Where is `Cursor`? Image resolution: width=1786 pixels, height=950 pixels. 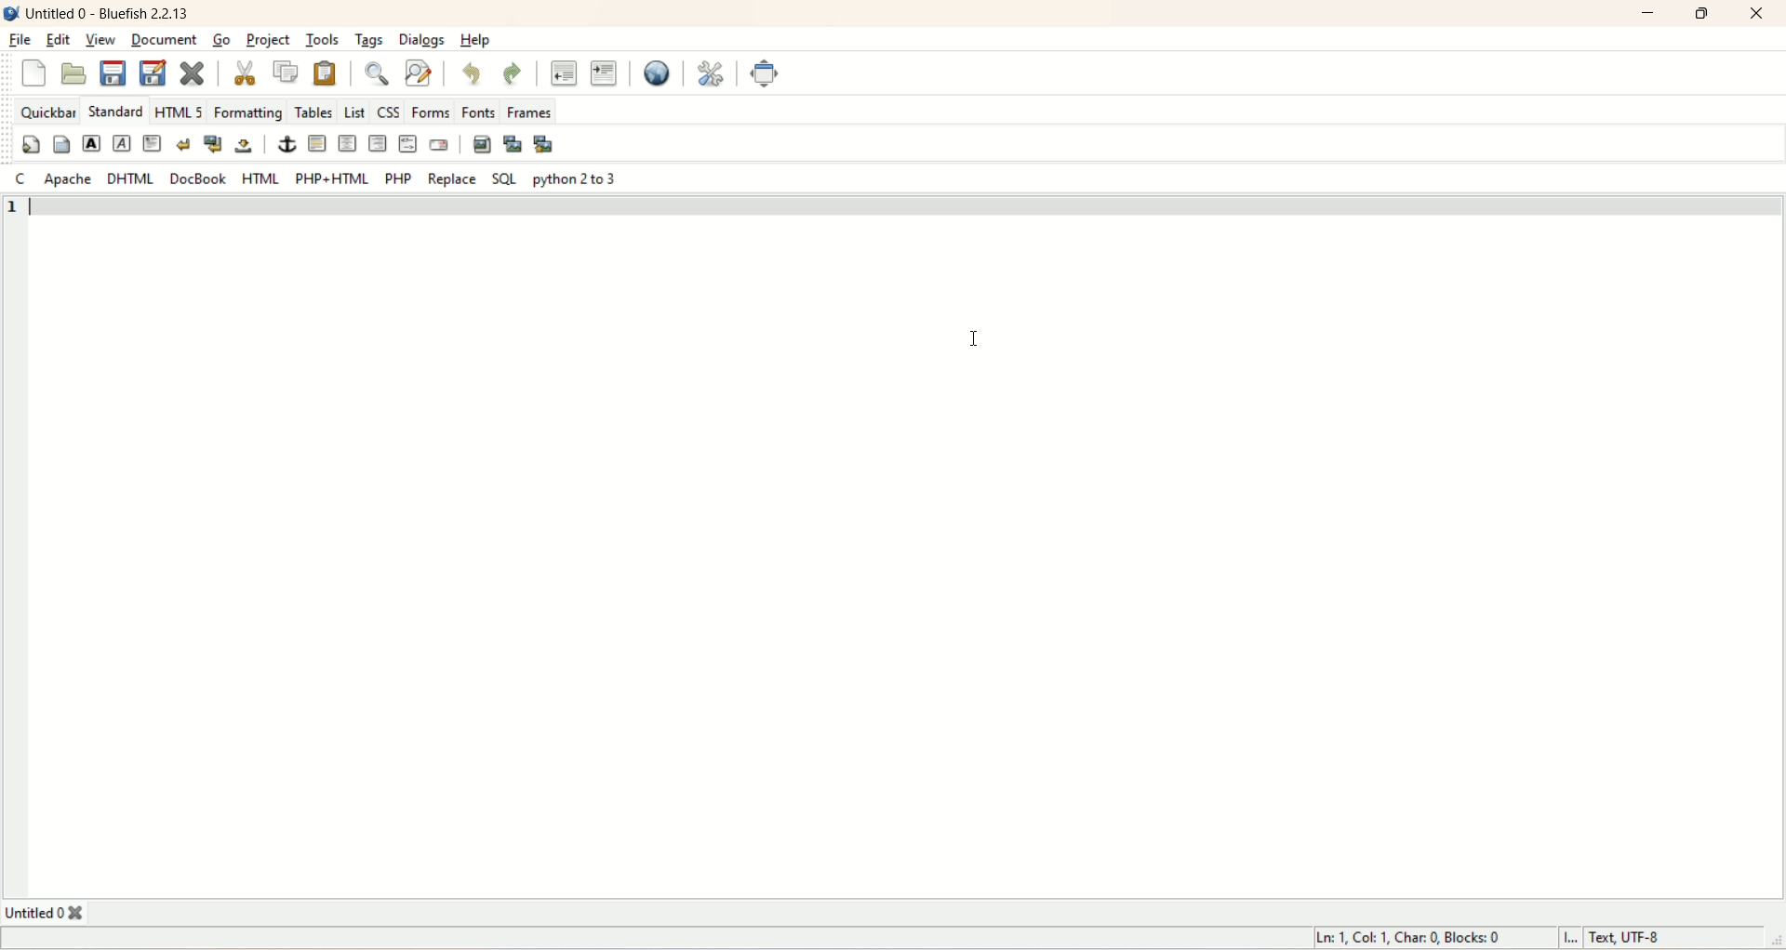 Cursor is located at coordinates (975, 339).